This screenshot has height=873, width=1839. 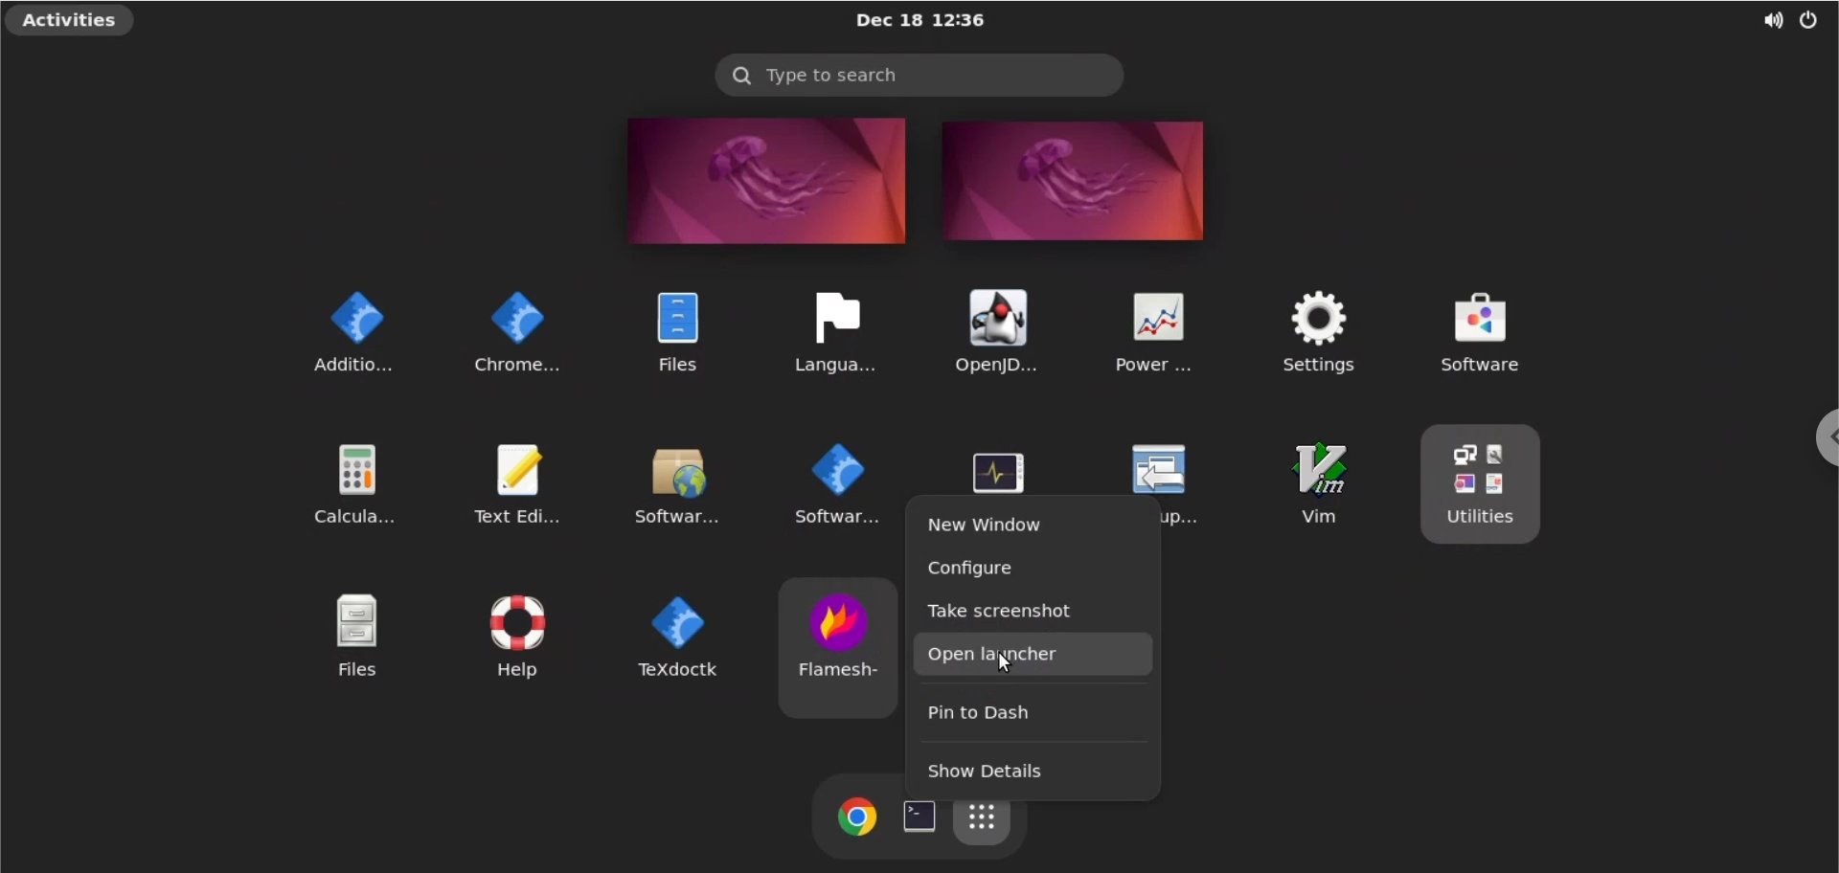 I want to click on new window, so click(x=1031, y=522).